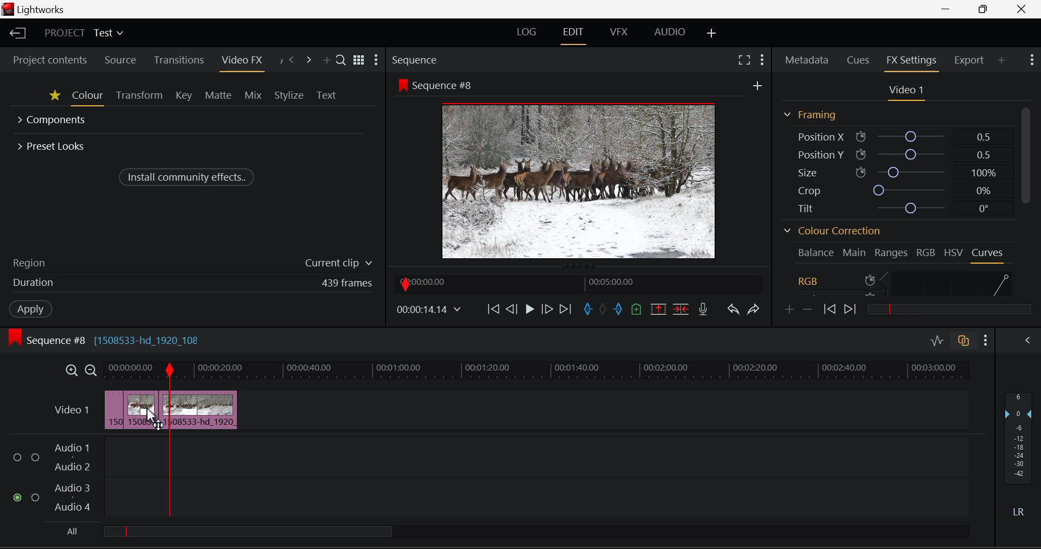  Describe the element at coordinates (963, 343) in the screenshot. I see `Toggle audio track sync` at that location.